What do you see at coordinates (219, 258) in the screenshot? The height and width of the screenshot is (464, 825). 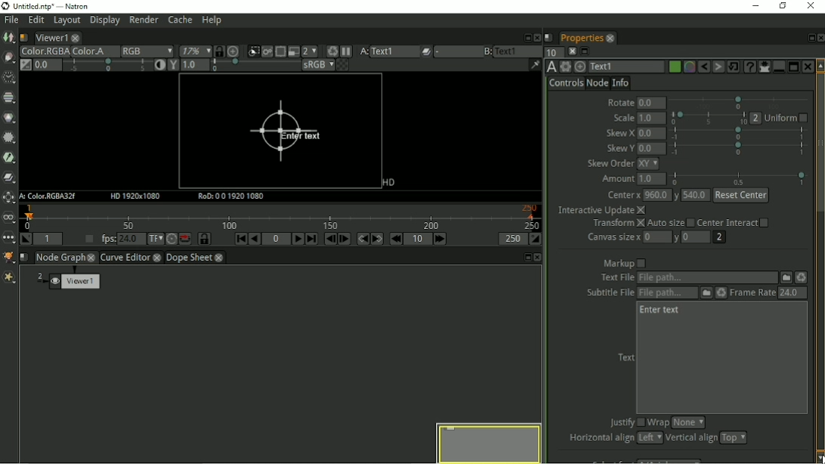 I see `close` at bounding box center [219, 258].